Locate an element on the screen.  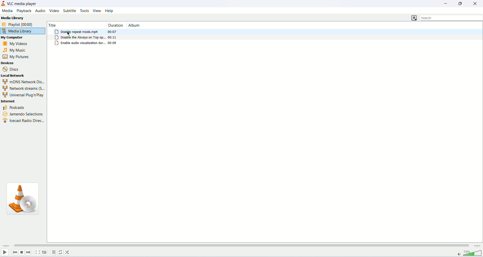
Universal Plug n Play is located at coordinates (22, 95).